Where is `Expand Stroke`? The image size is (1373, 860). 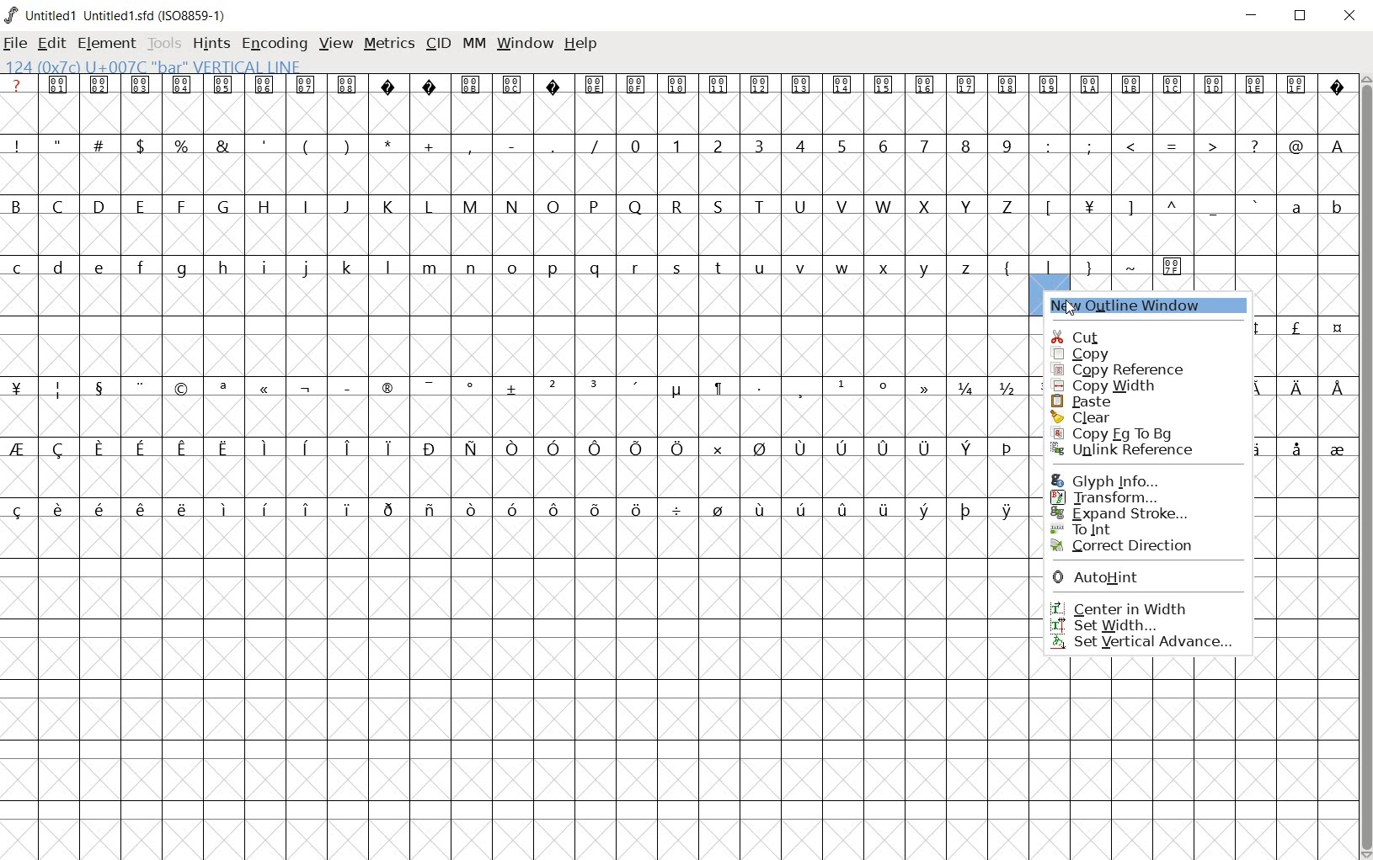 Expand Stroke is located at coordinates (1148, 512).